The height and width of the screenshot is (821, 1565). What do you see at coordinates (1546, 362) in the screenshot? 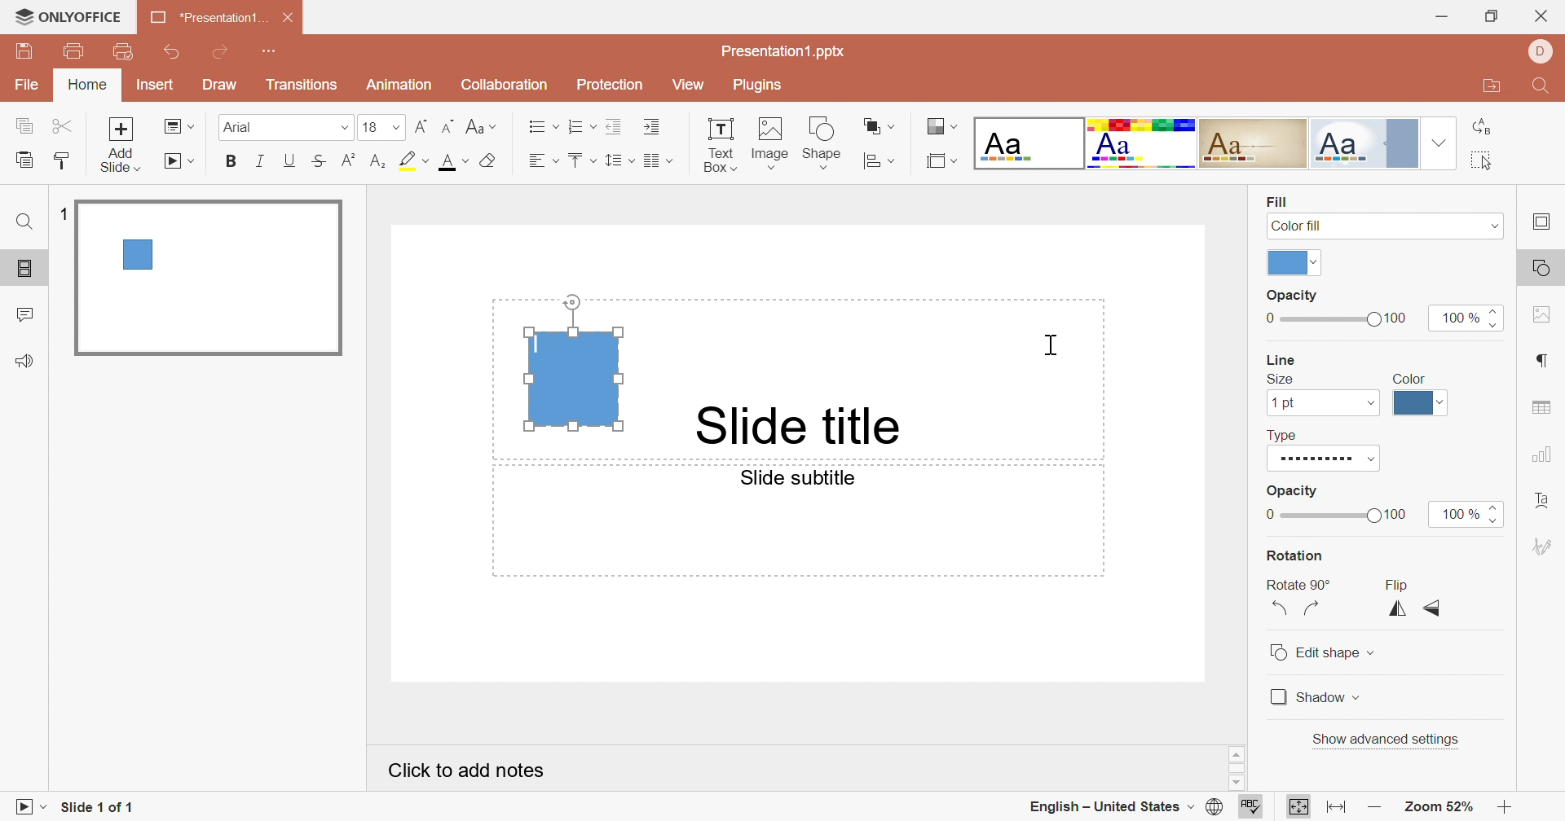
I see `Paragraph settings` at bounding box center [1546, 362].